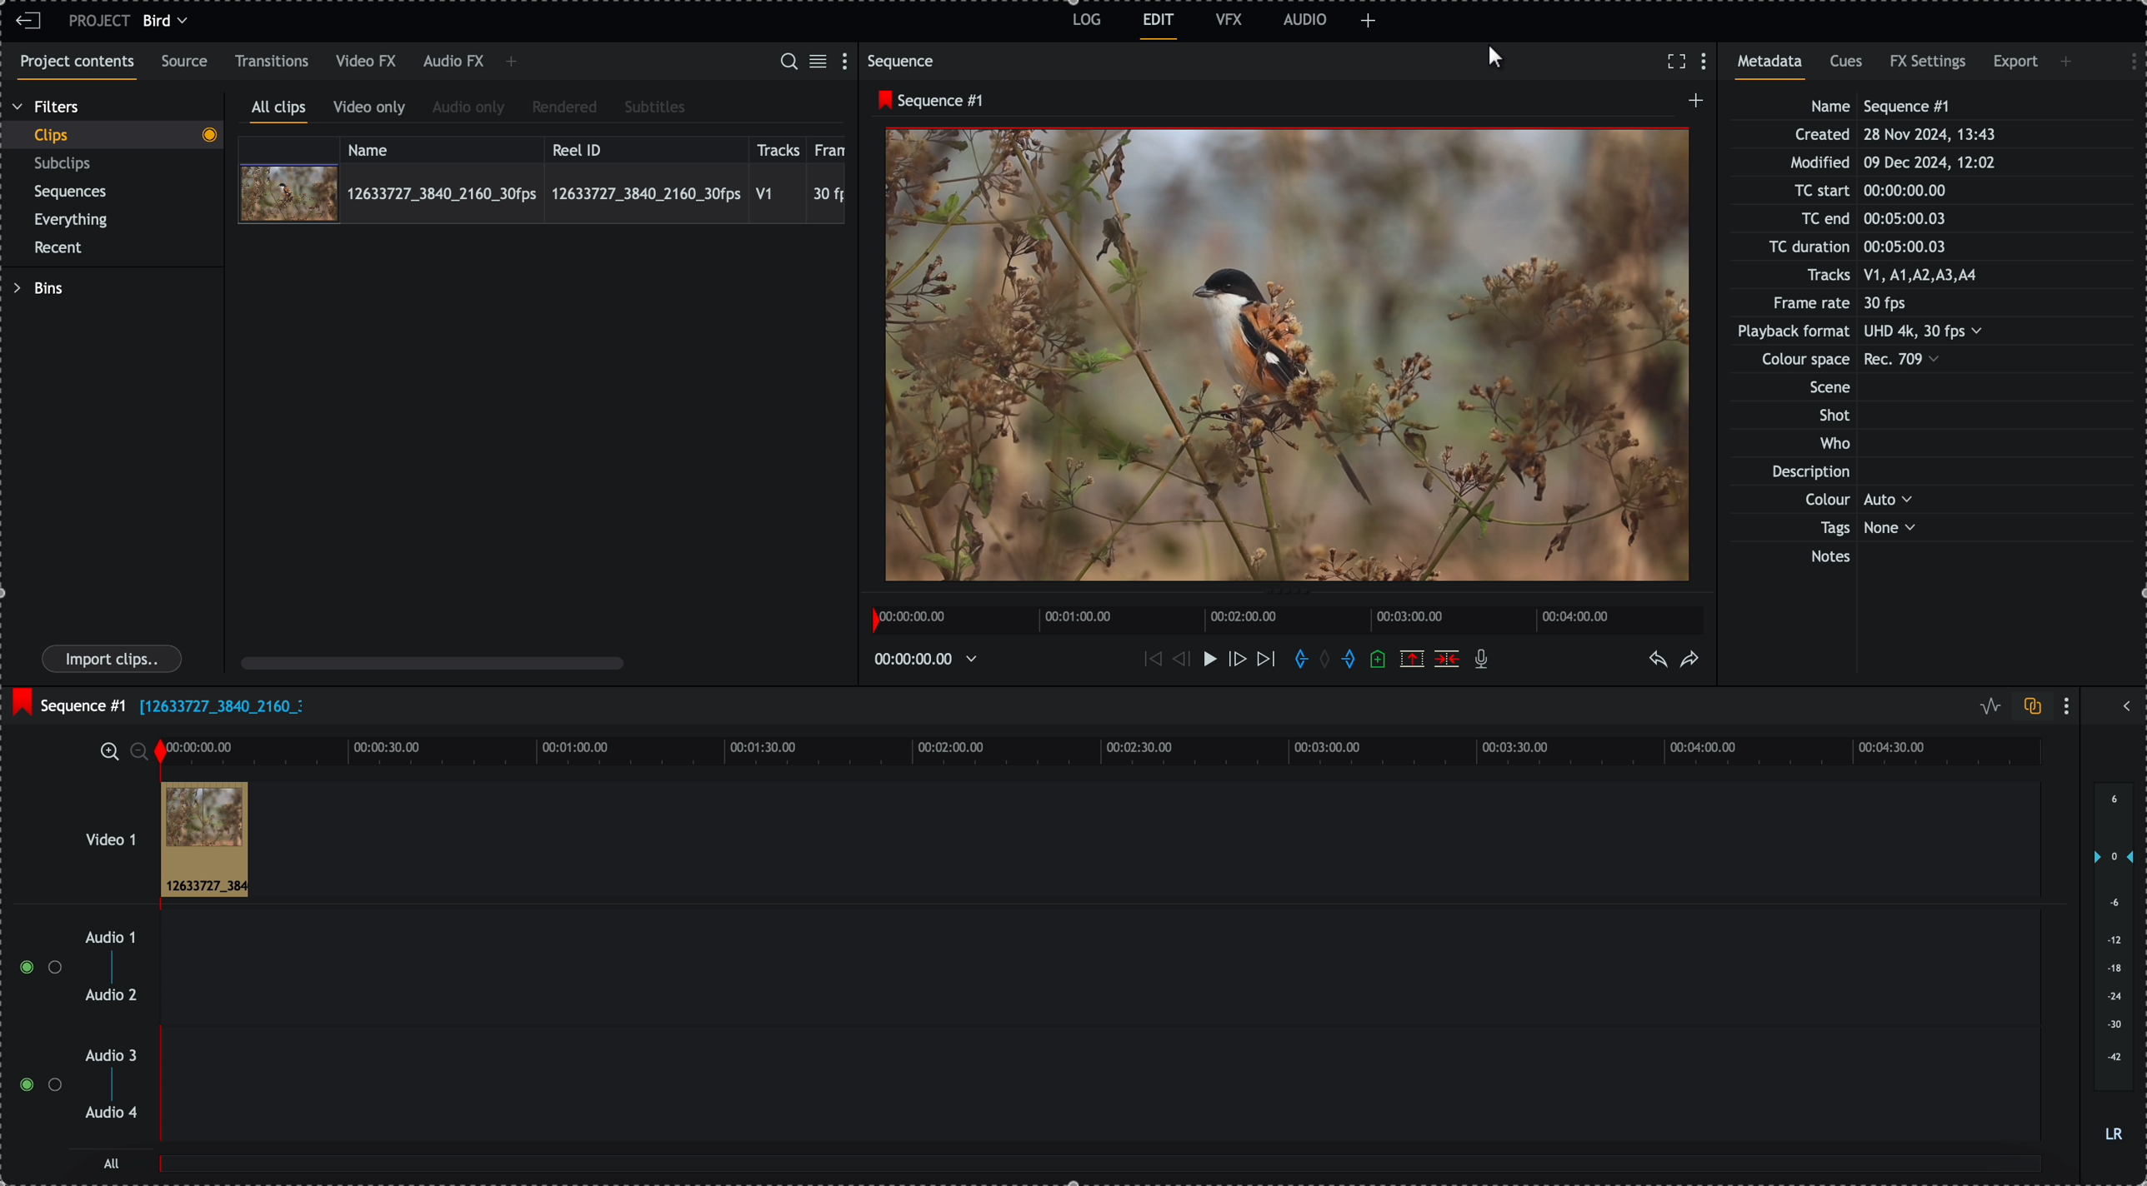  I want to click on sequence #1, so click(67, 701).